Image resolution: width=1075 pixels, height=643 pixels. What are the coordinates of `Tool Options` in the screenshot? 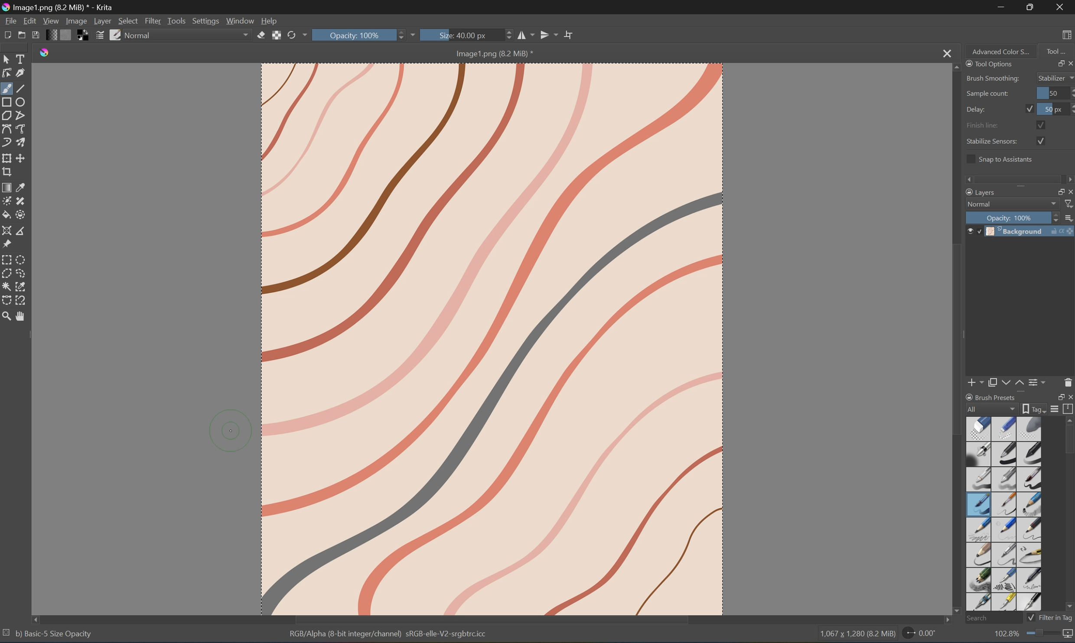 It's located at (988, 63).